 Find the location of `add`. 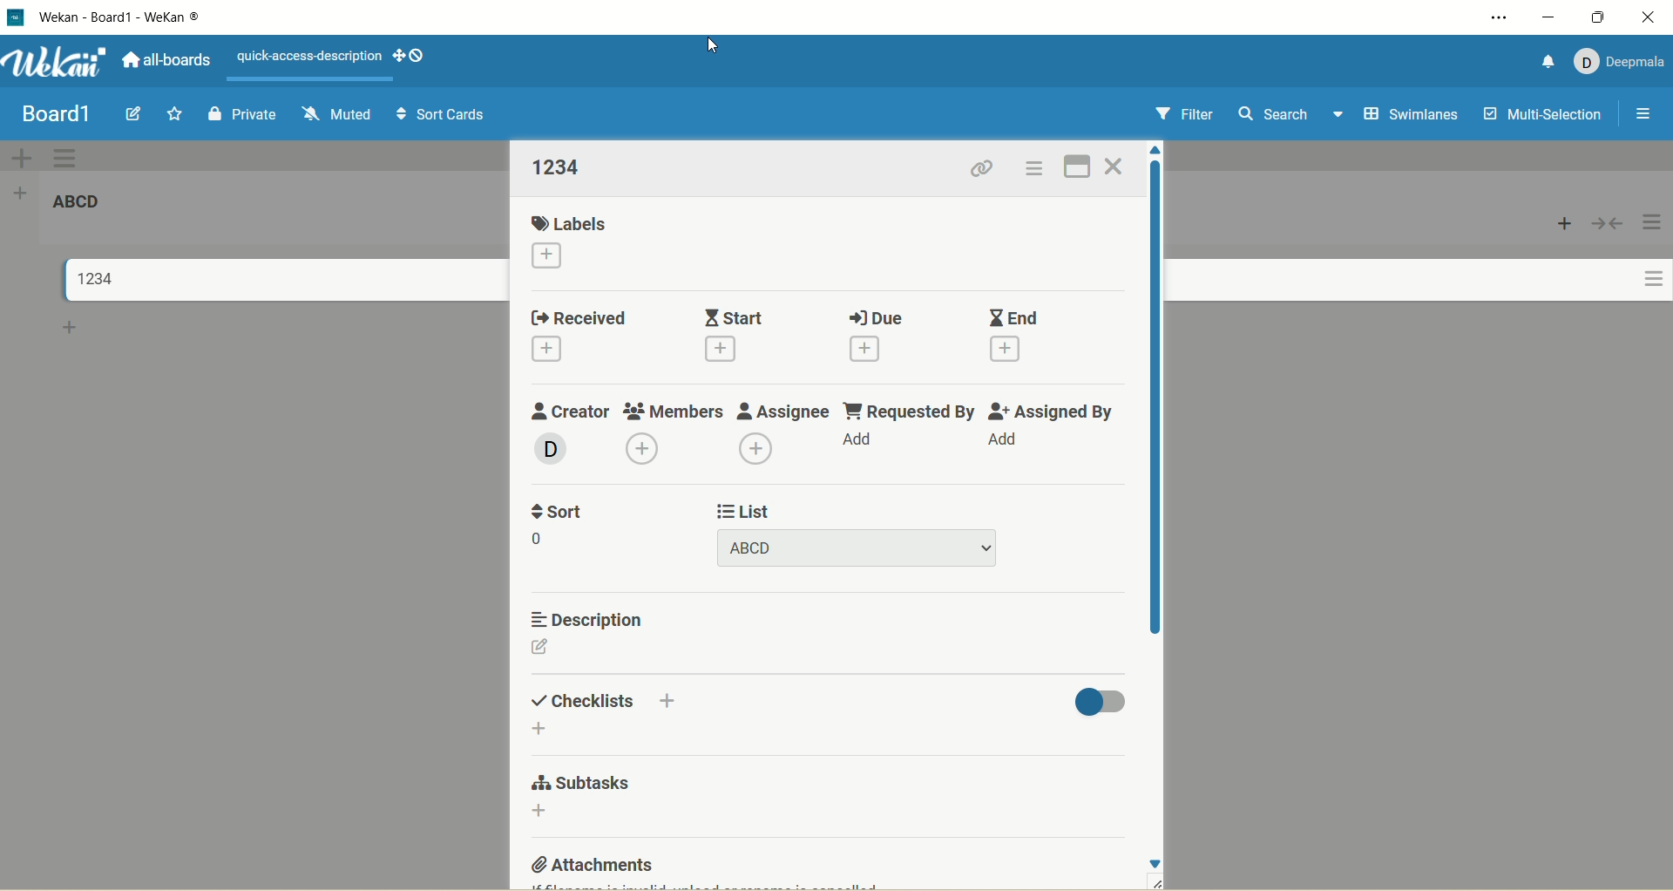

add is located at coordinates (1005, 442).